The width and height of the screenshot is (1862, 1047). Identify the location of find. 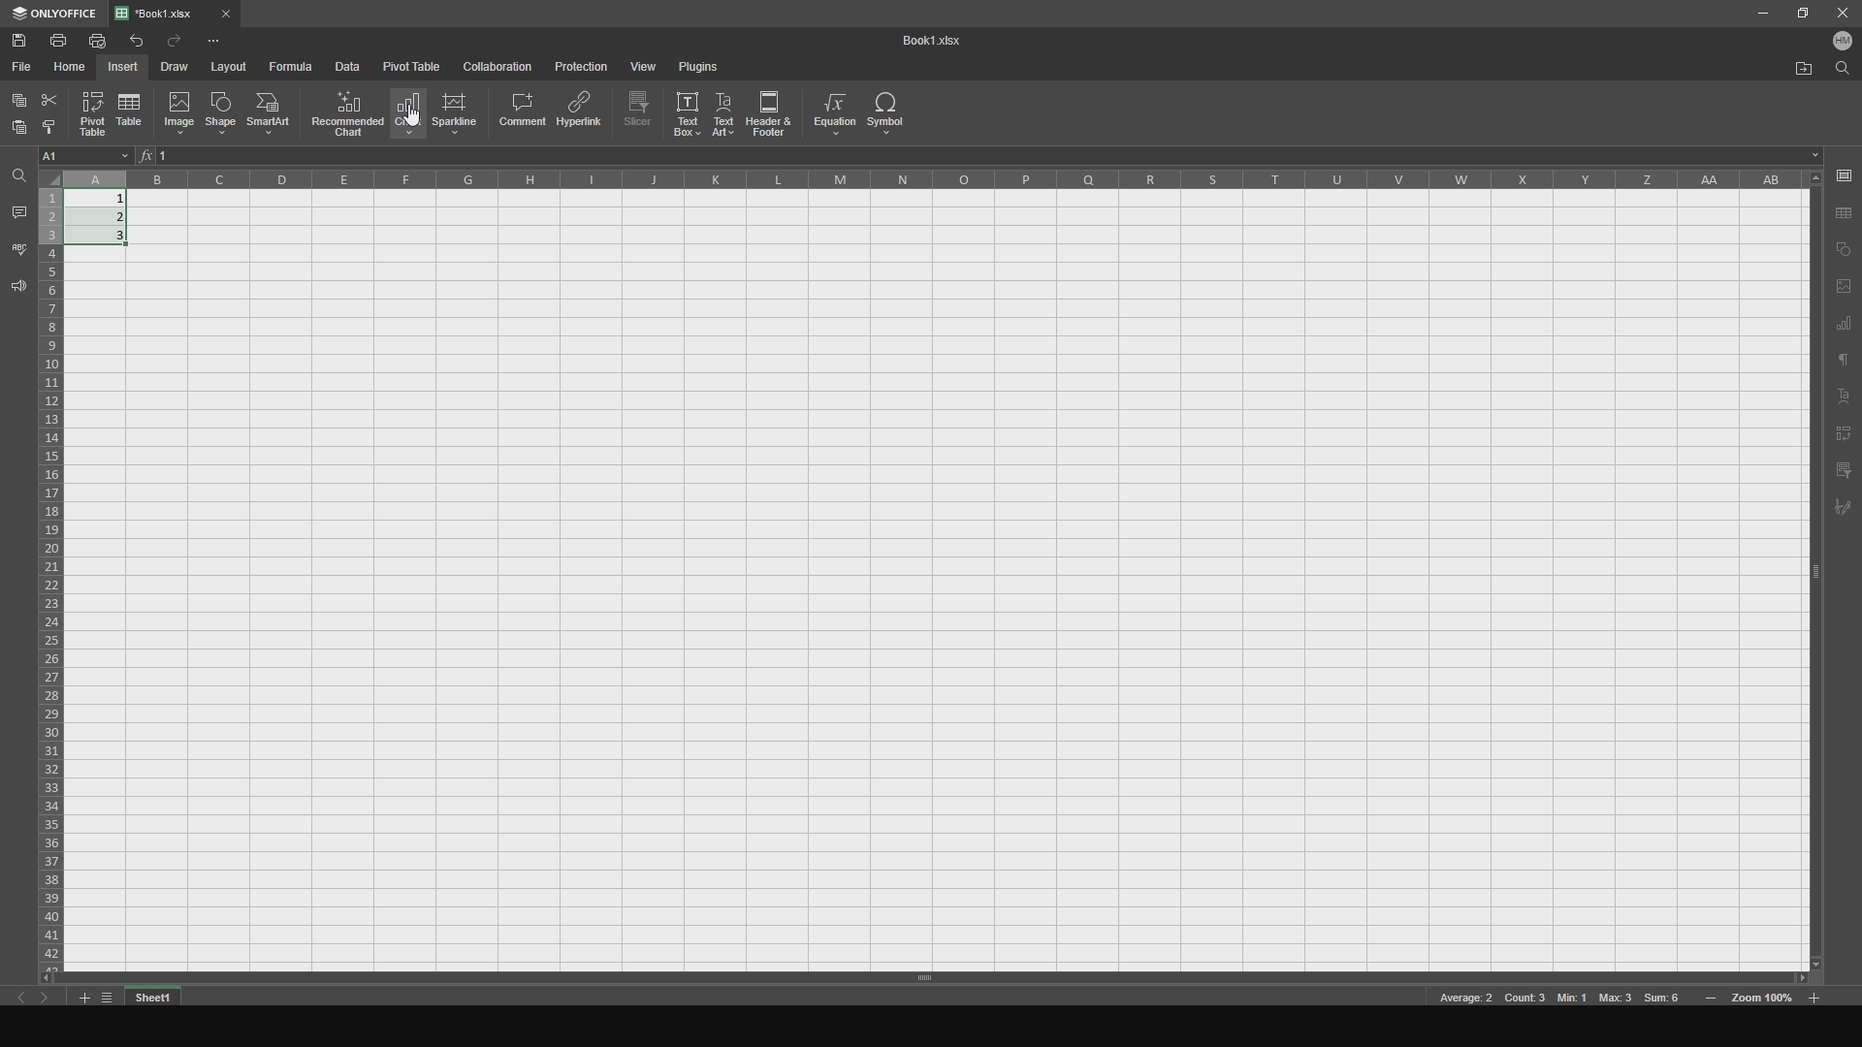
(17, 176).